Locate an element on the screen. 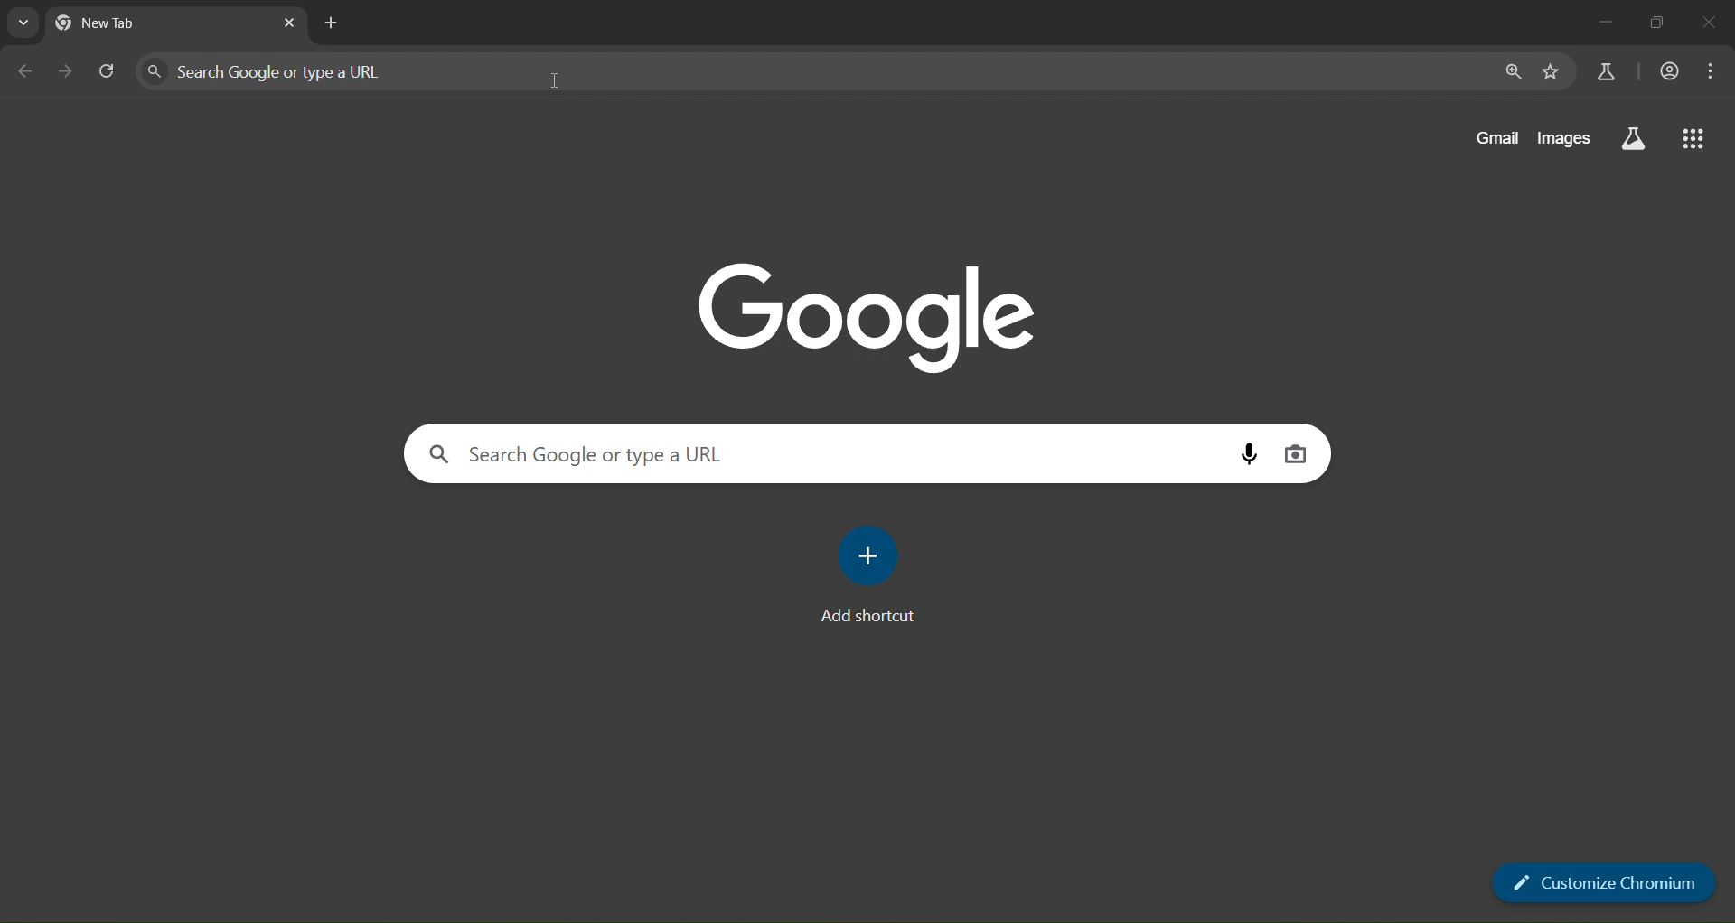 This screenshot has width=1735, height=923. google apps is located at coordinates (1690, 141).